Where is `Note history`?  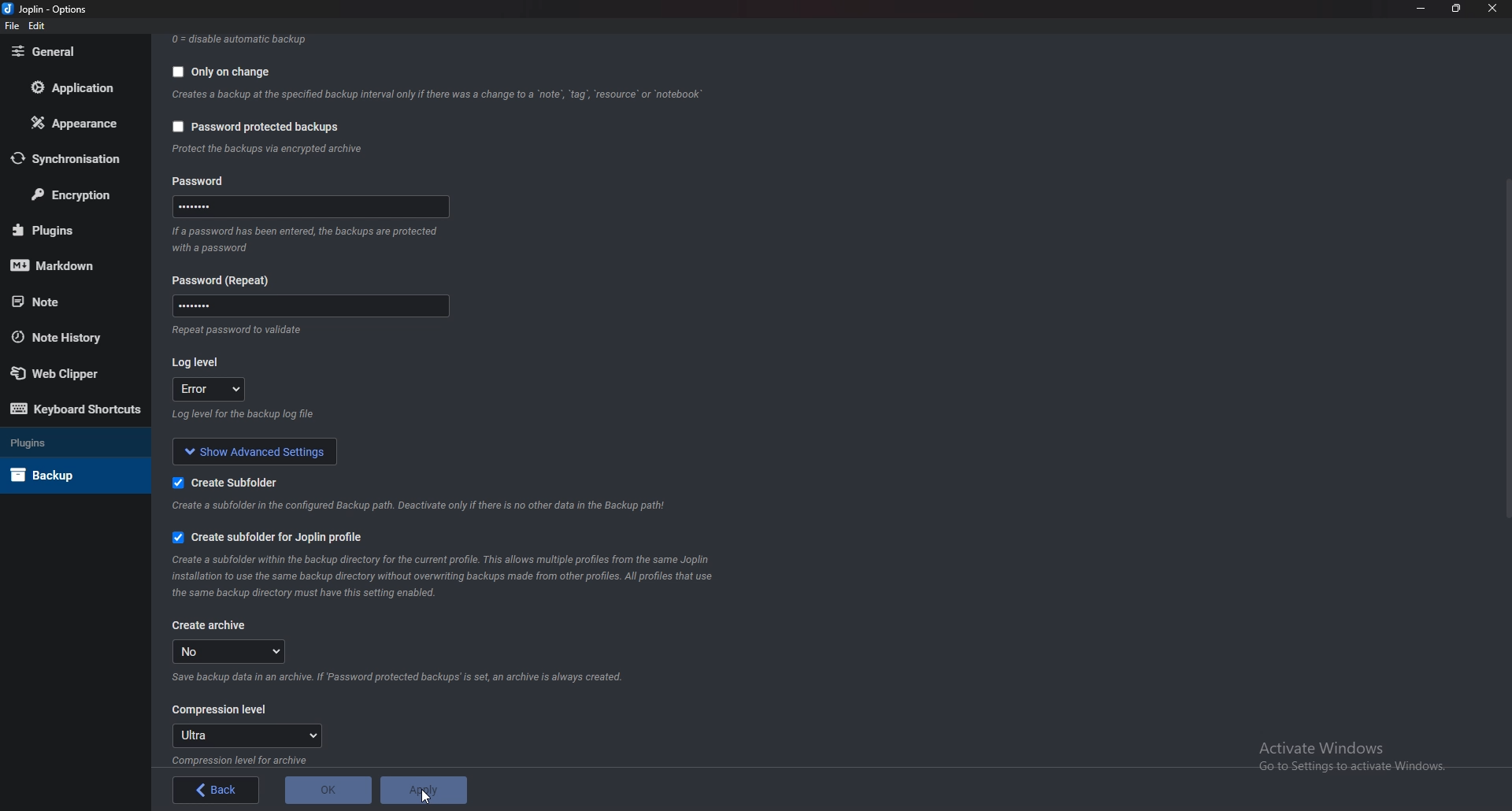
Note history is located at coordinates (67, 339).